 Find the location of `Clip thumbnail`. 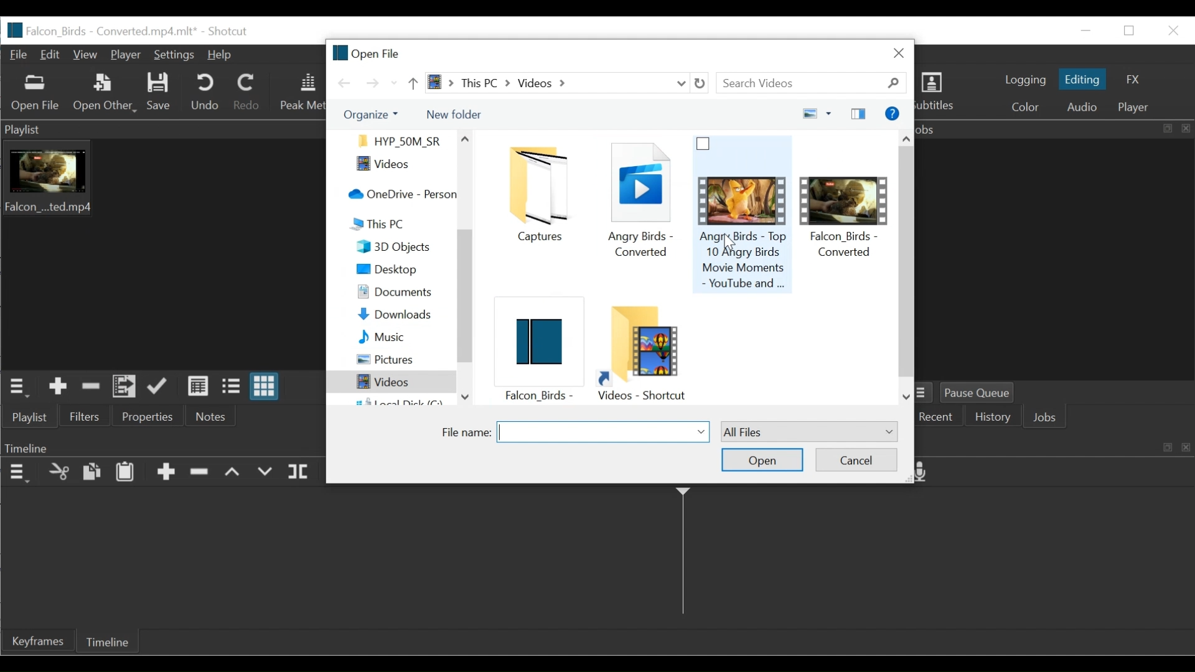

Clip thumbnail is located at coordinates (159, 254).